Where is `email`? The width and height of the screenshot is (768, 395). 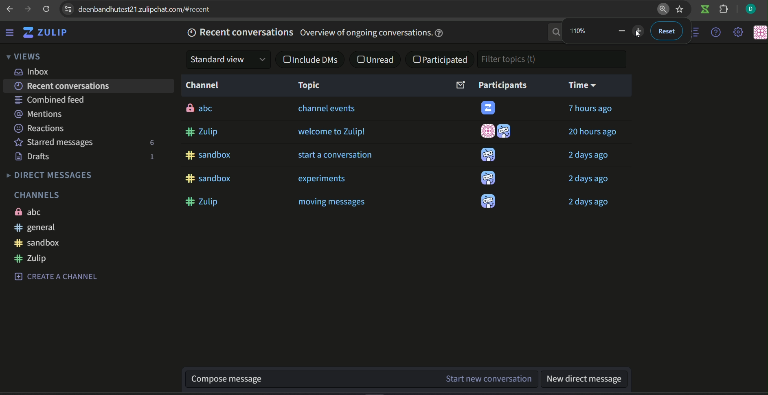
email is located at coordinates (459, 86).